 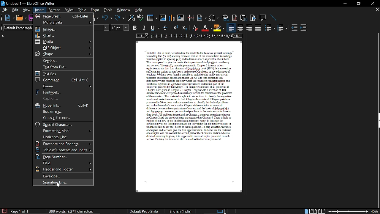 I want to click on formatting mark, so click(x=64, y=131).